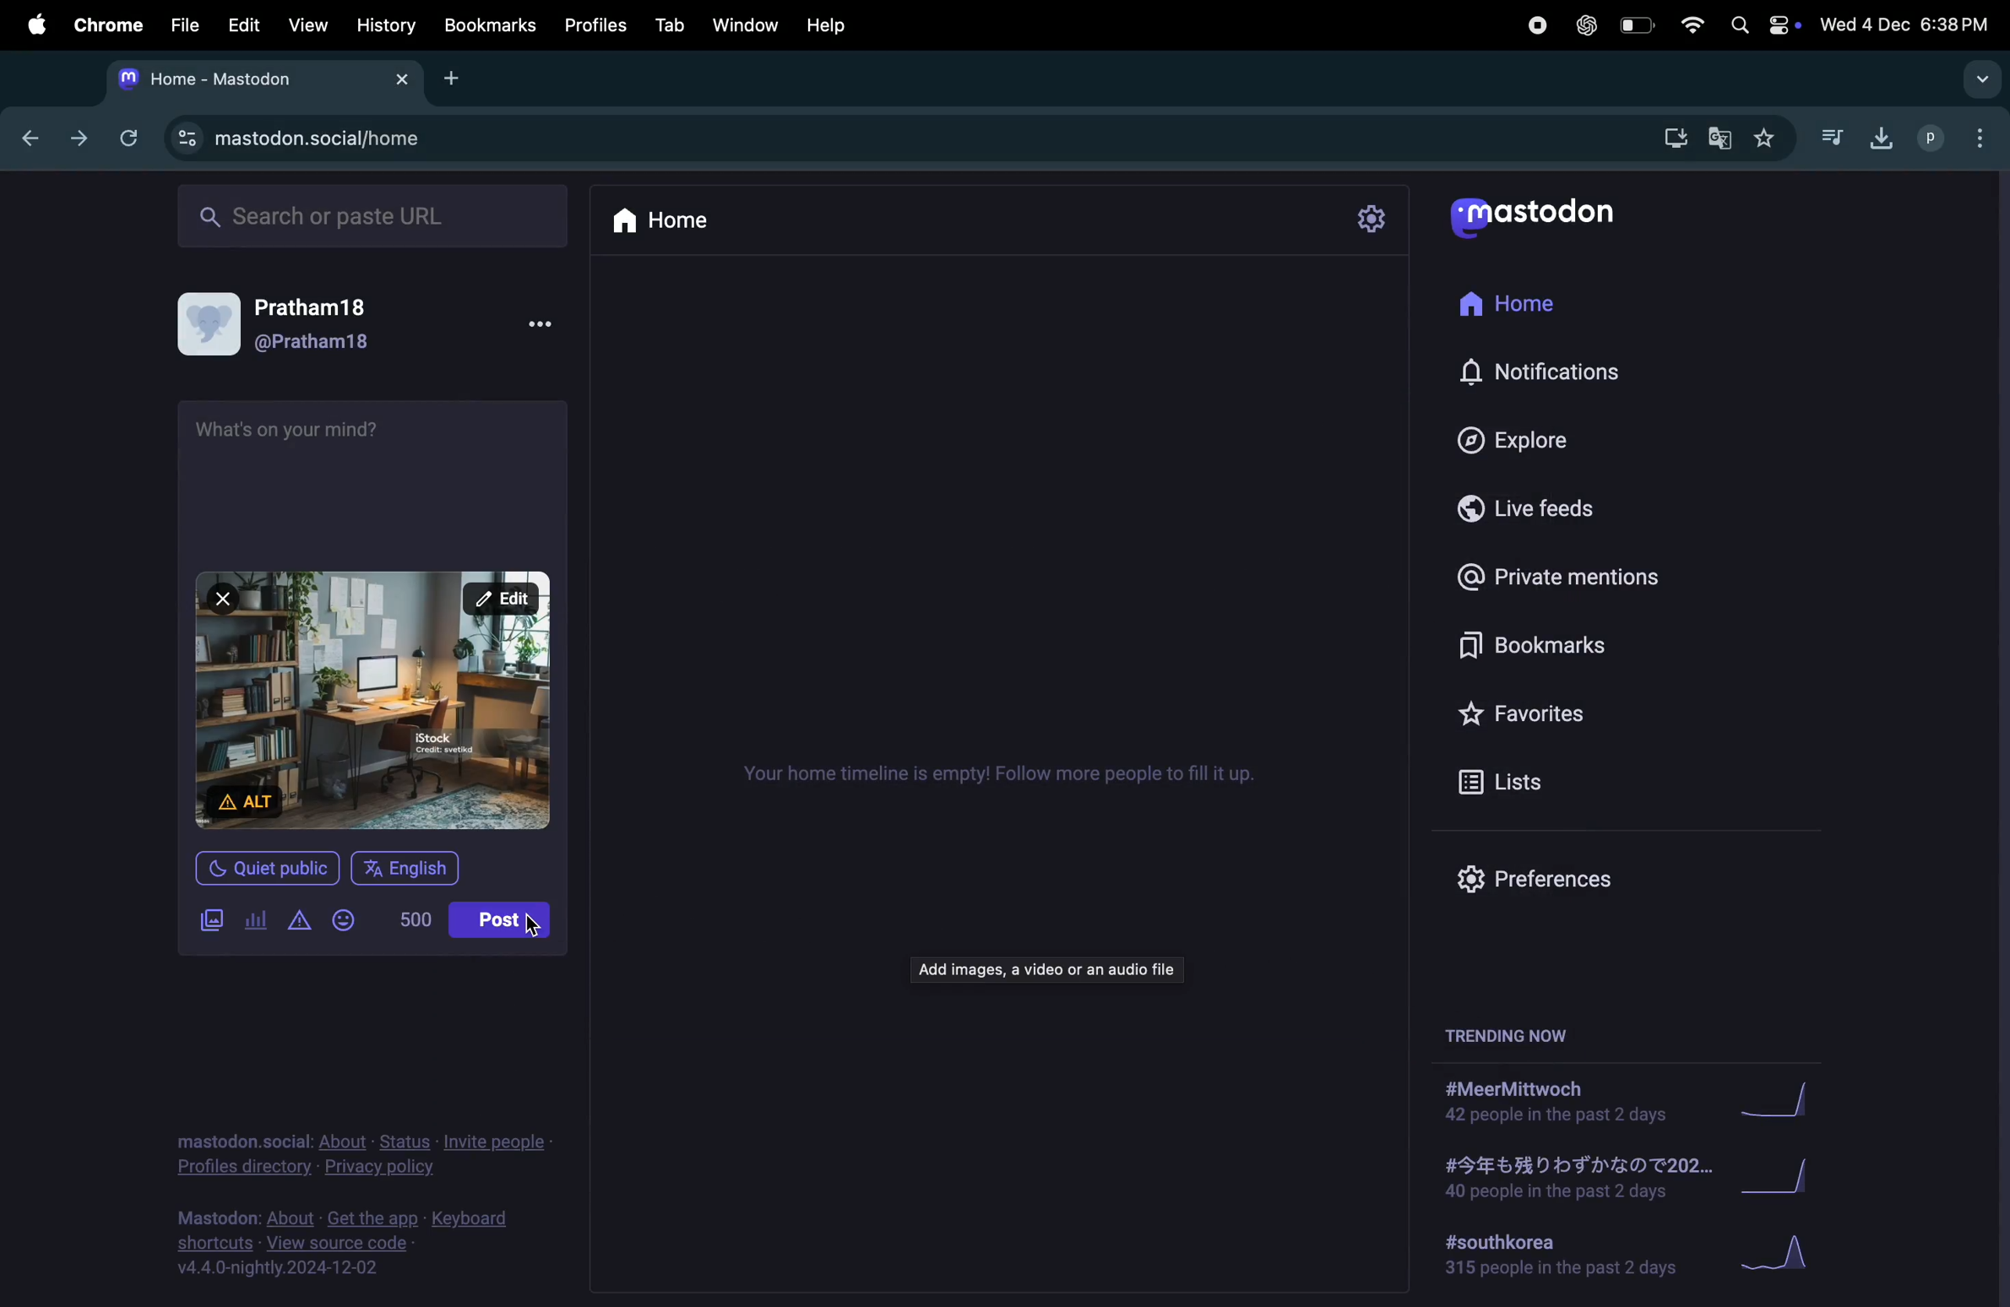 The height and width of the screenshot is (1307, 2010). Describe the element at coordinates (1569, 1180) in the screenshot. I see `japanese` at that location.